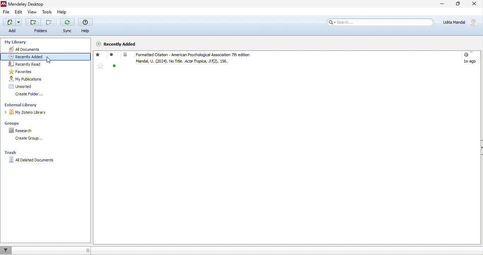 The height and width of the screenshot is (255, 483). I want to click on Groups, so click(14, 124).